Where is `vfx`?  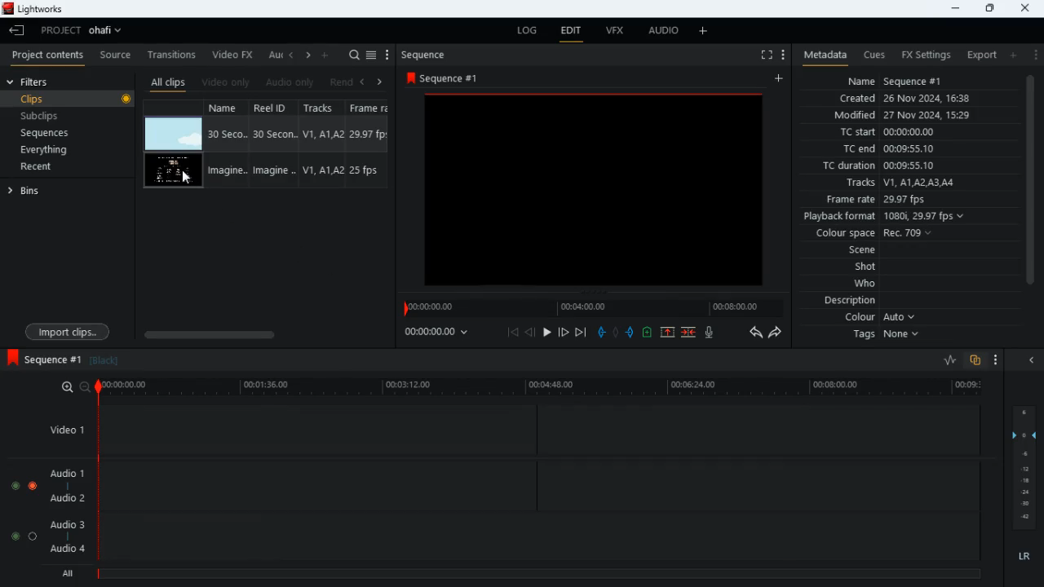
vfx is located at coordinates (613, 32).